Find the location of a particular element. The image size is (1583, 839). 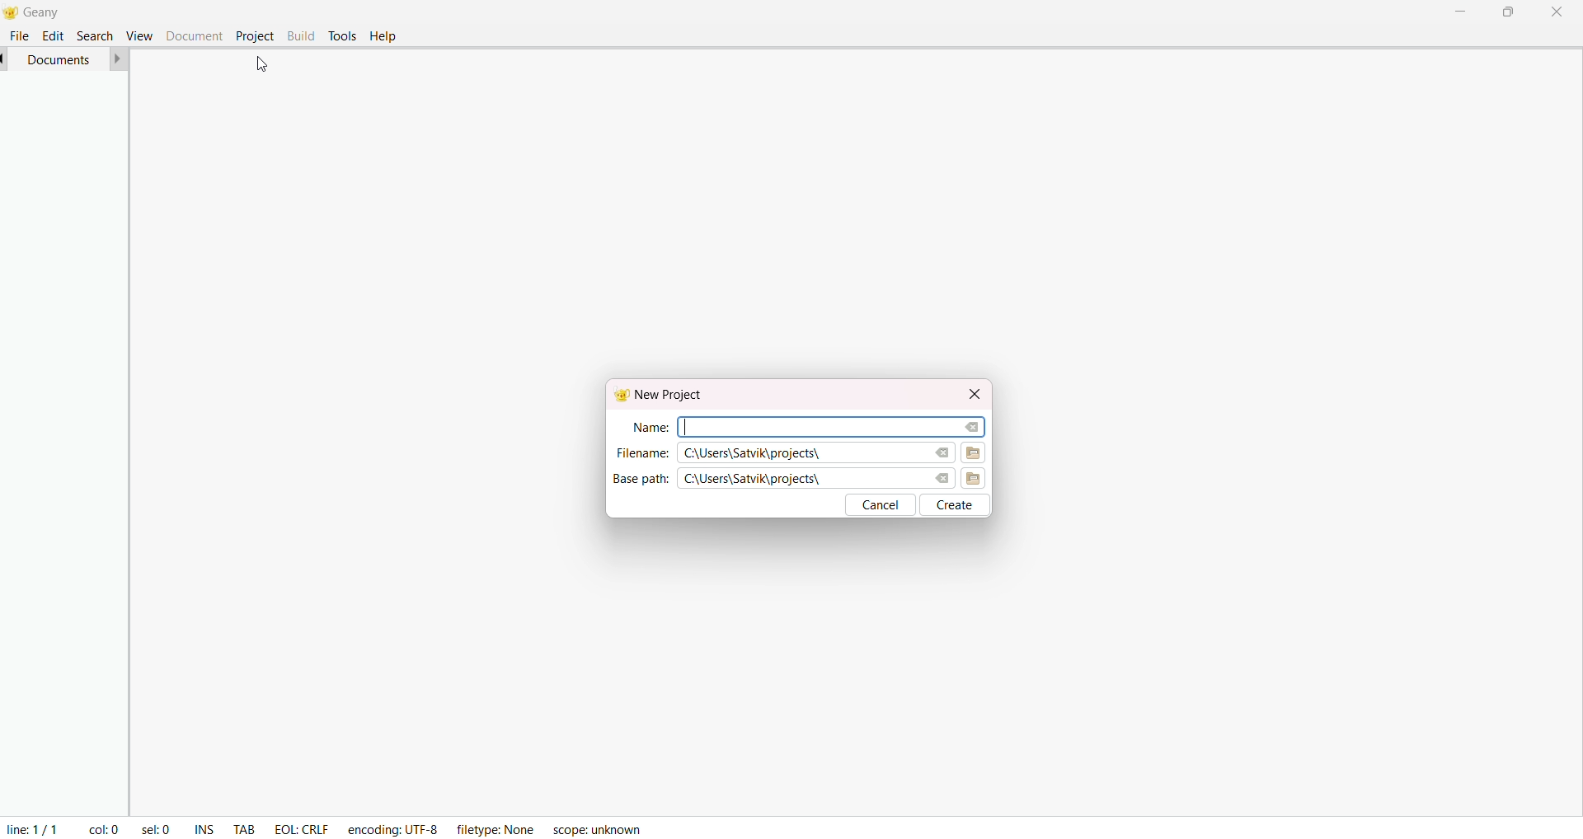

C:\Users\Satvik\projects\ is located at coordinates (760, 454).